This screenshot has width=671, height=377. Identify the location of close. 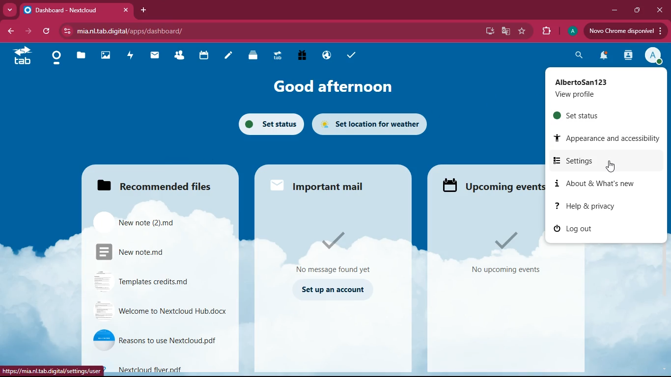
(658, 10).